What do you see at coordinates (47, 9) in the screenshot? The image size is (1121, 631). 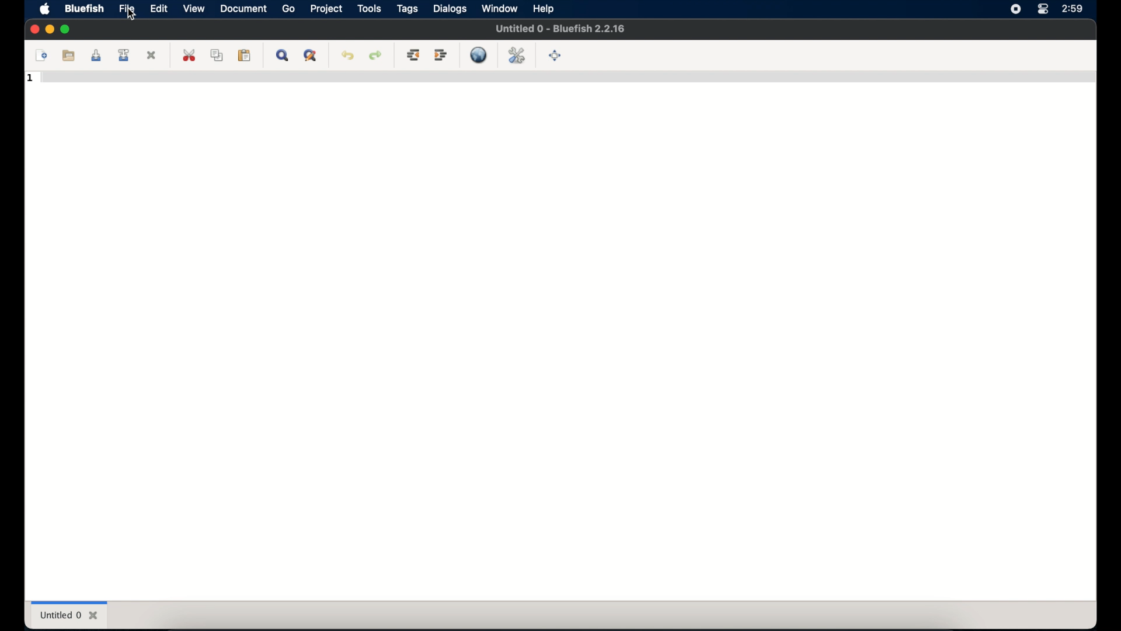 I see `apple icon` at bounding box center [47, 9].